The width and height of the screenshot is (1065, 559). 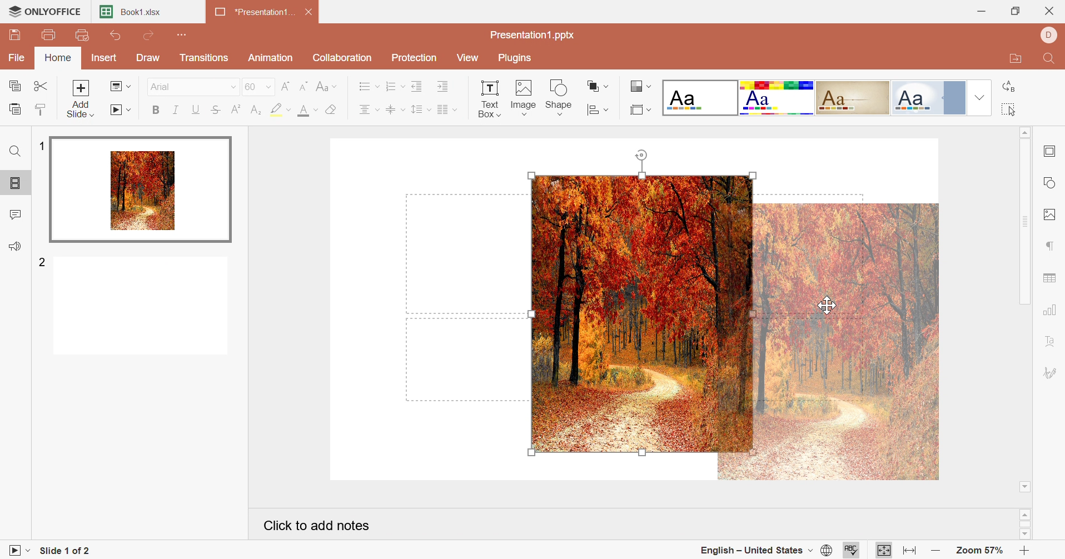 What do you see at coordinates (15, 153) in the screenshot?
I see `Find` at bounding box center [15, 153].